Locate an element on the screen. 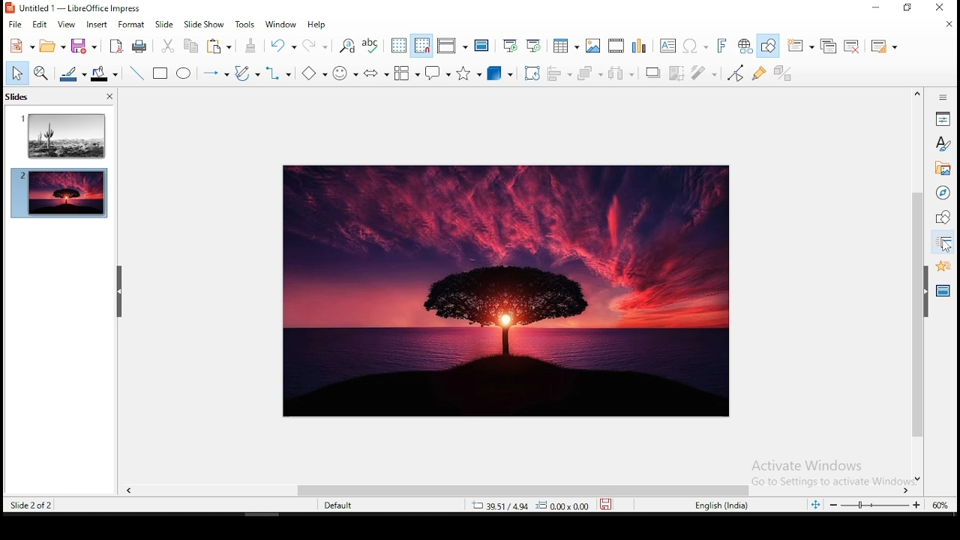 The height and width of the screenshot is (540, 960). open is located at coordinates (52, 46).